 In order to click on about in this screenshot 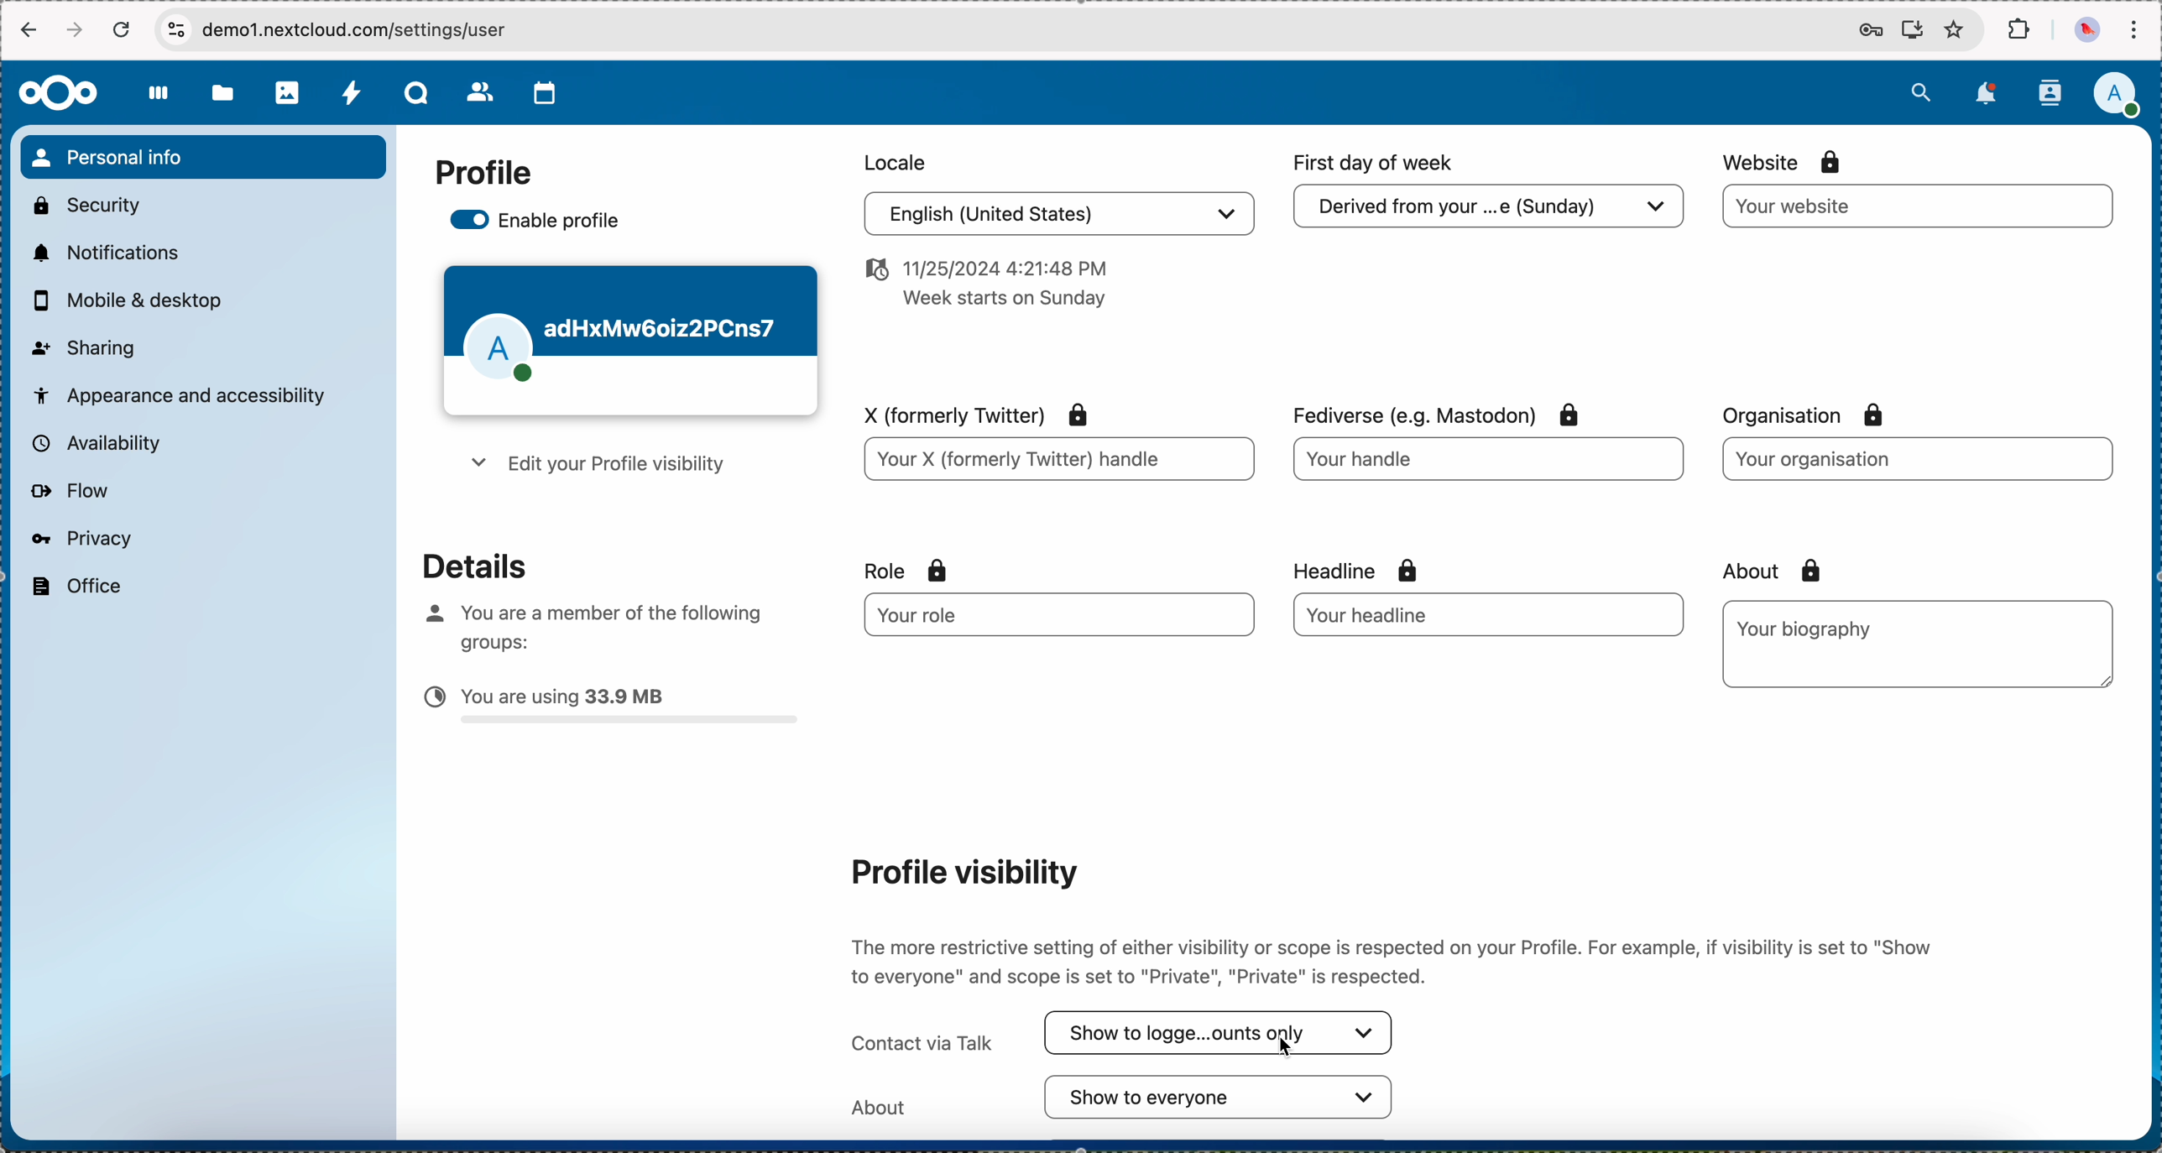, I will do `click(1124, 1098)`.